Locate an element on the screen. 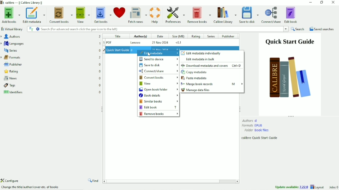 This screenshot has height=190, width=339. Save to disk is located at coordinates (159, 65).